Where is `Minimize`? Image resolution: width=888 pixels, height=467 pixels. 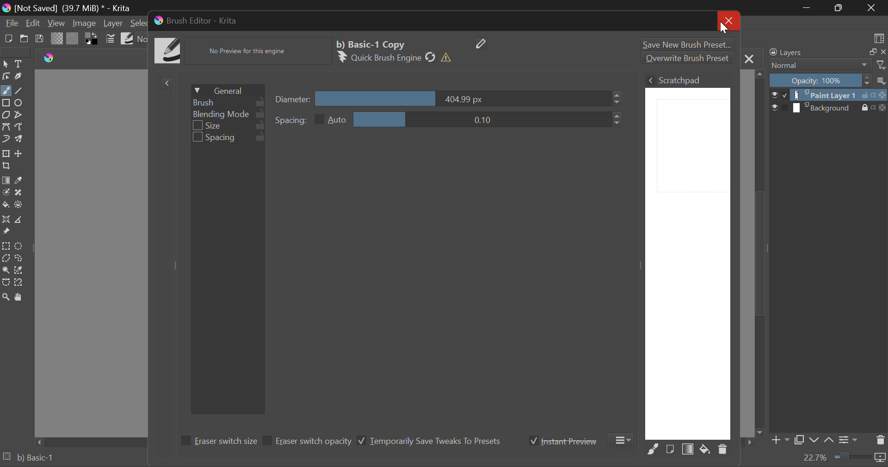 Minimize is located at coordinates (839, 8).